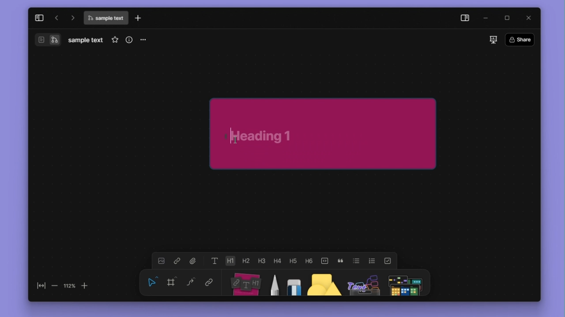 This screenshot has width=565, height=317. Describe the element at coordinates (294, 283) in the screenshot. I see `eraser` at that location.